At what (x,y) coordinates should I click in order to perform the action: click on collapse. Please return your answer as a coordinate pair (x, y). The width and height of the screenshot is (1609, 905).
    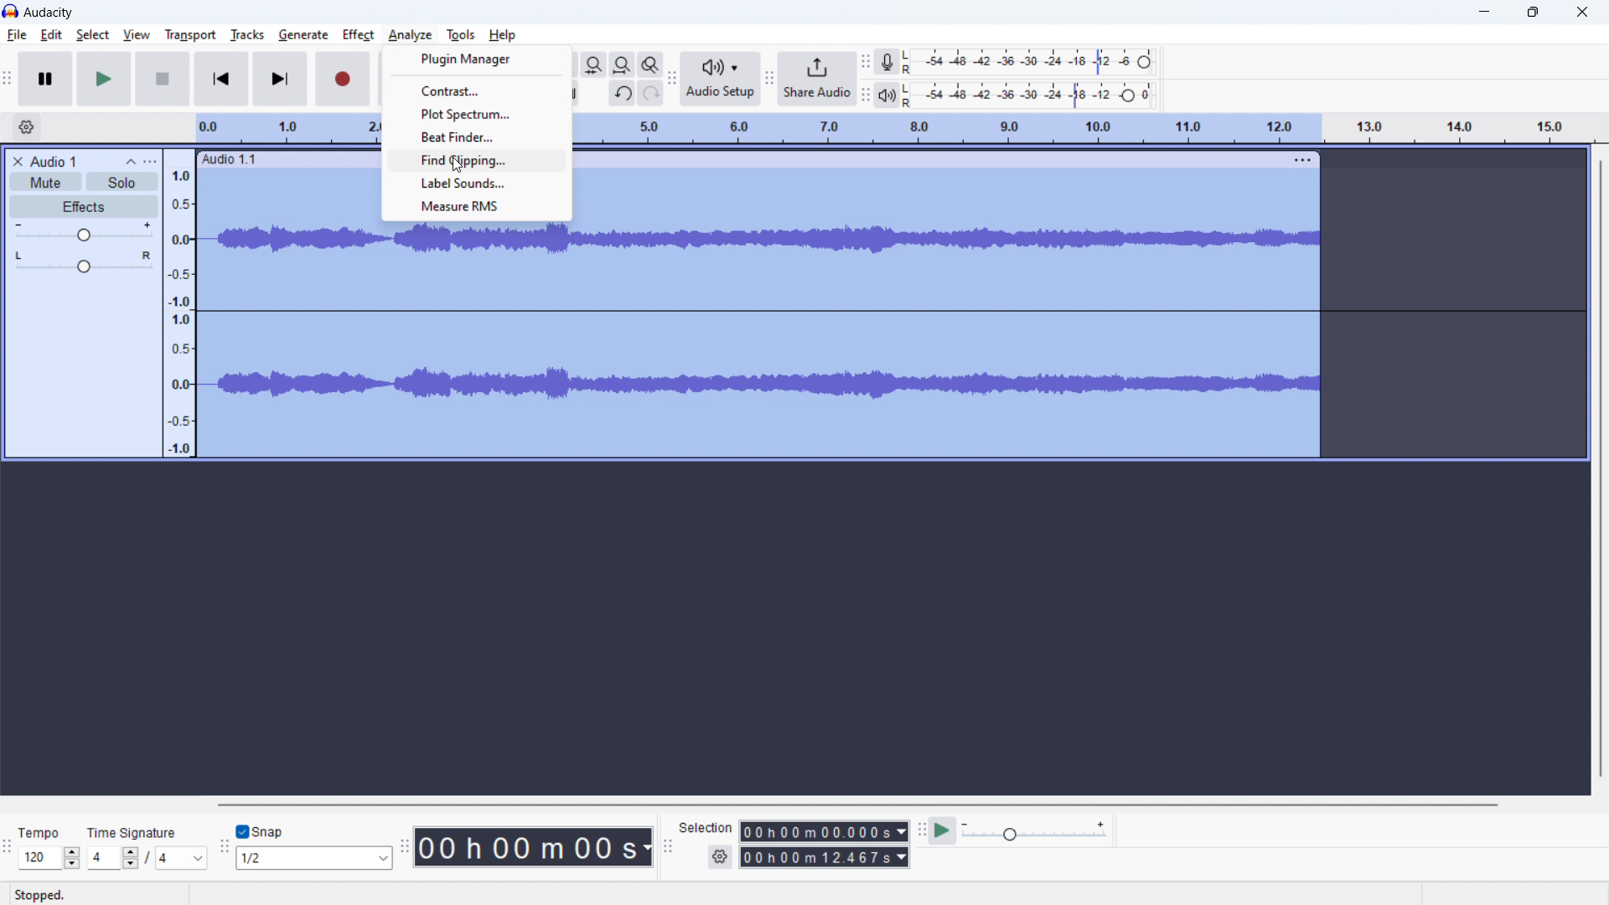
    Looking at the image, I should click on (128, 162).